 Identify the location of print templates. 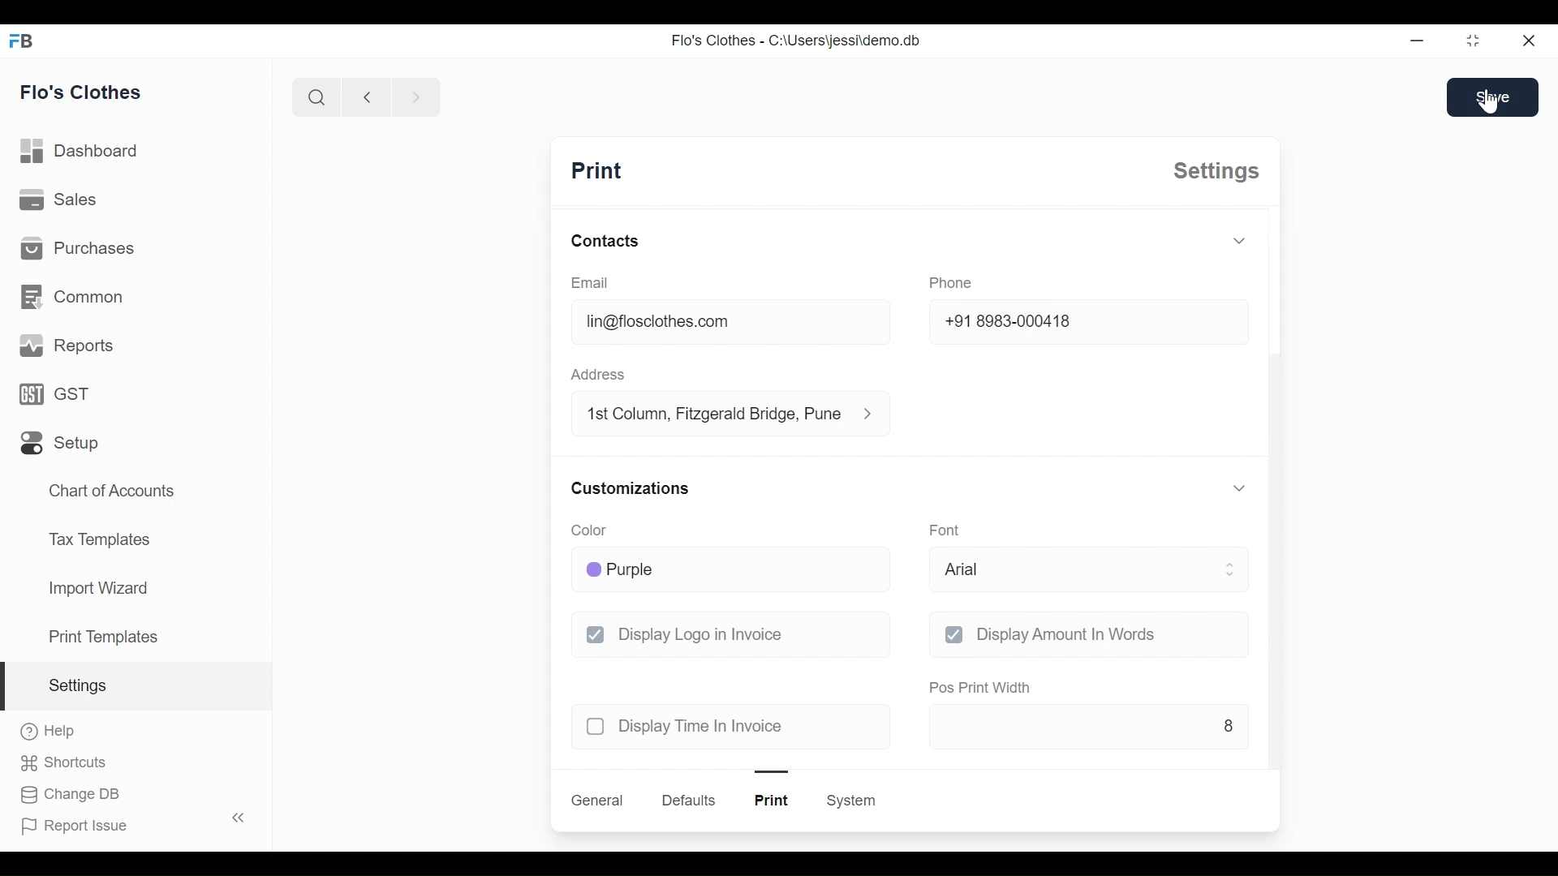
(104, 637).